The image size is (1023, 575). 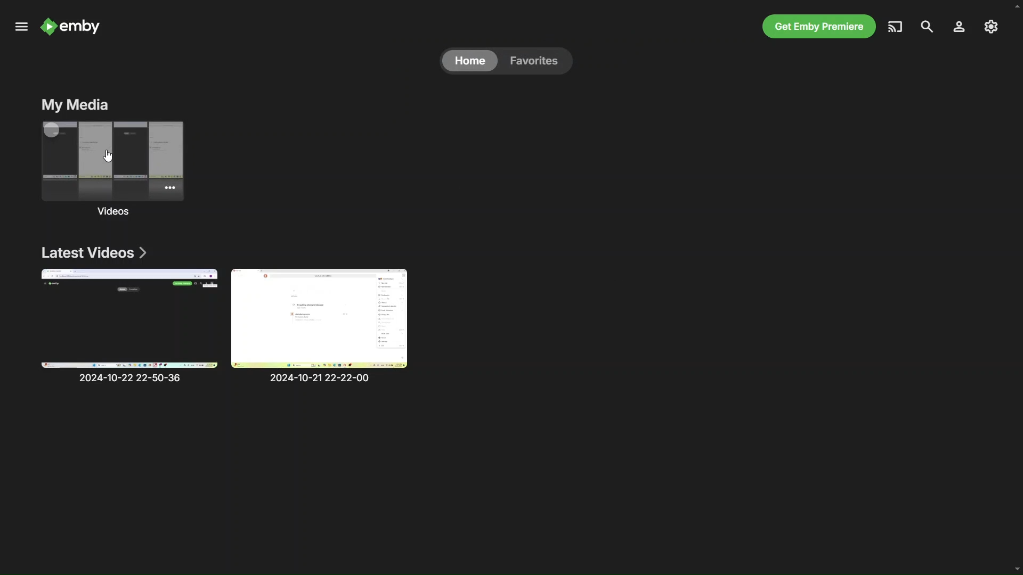 I want to click on home, so click(x=471, y=60).